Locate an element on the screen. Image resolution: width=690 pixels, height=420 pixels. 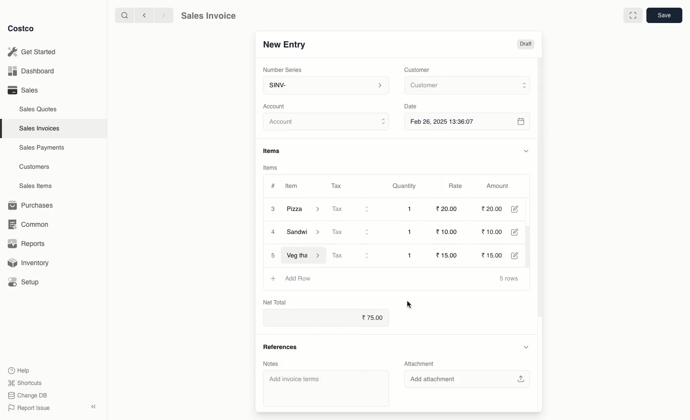
Sales Payments. is located at coordinates (43, 149).